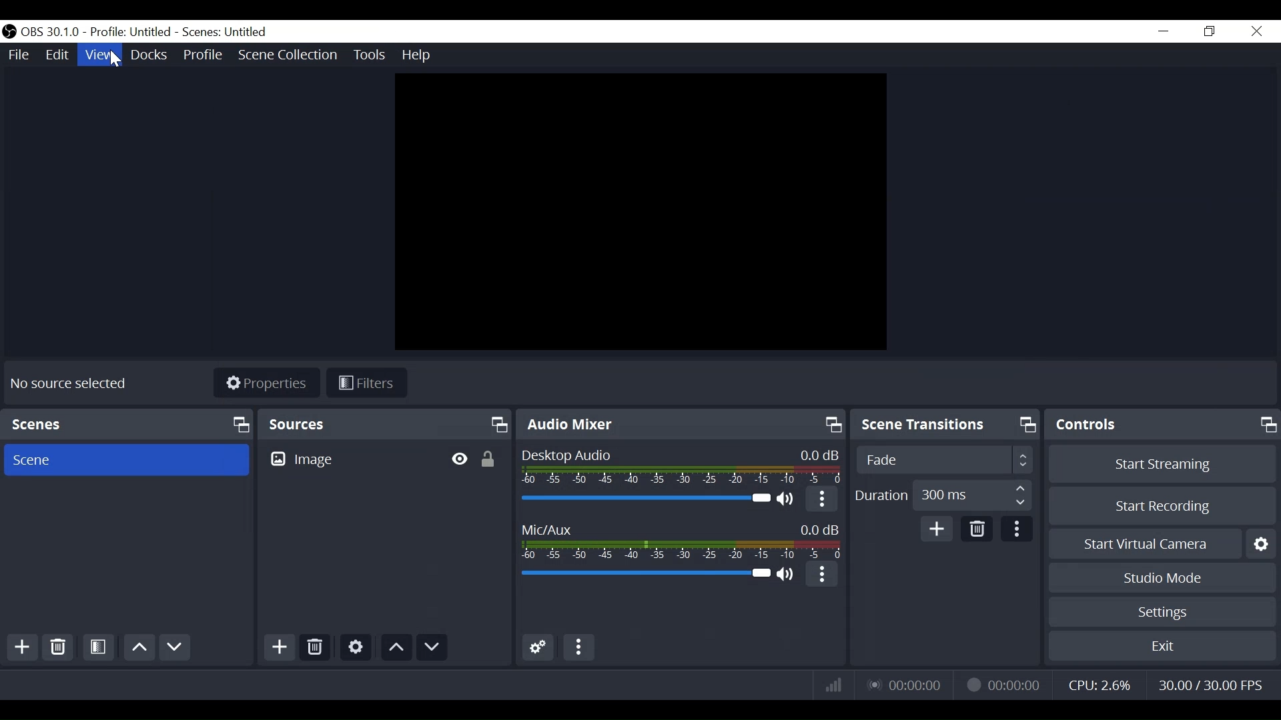 This screenshot has width=1281, height=720. Describe the element at coordinates (458, 457) in the screenshot. I see `Hide/Display` at that location.